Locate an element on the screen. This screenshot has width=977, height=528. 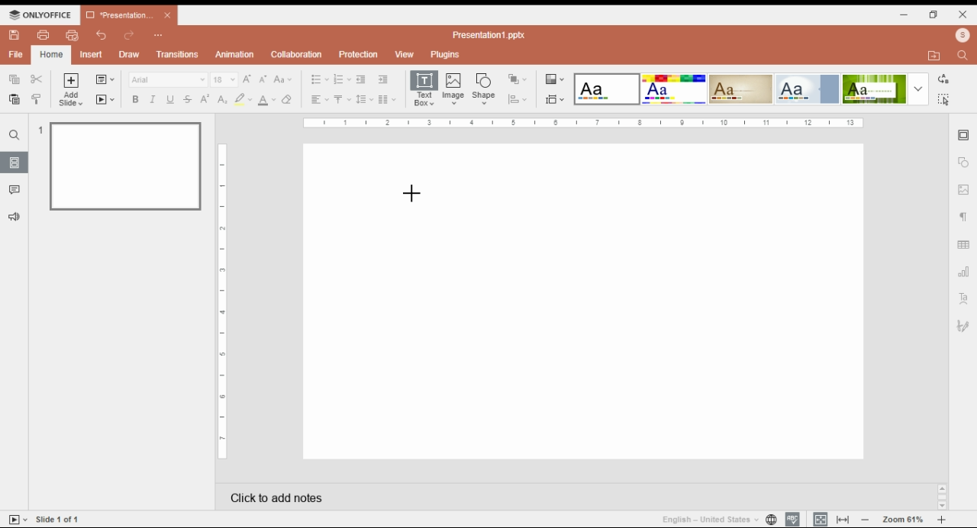
insert shape is located at coordinates (483, 88).